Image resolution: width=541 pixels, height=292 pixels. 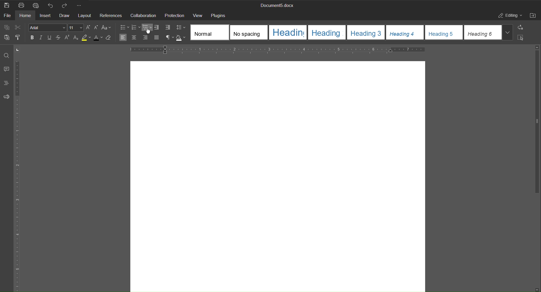 I want to click on Vertical Ruler, so click(x=18, y=175).